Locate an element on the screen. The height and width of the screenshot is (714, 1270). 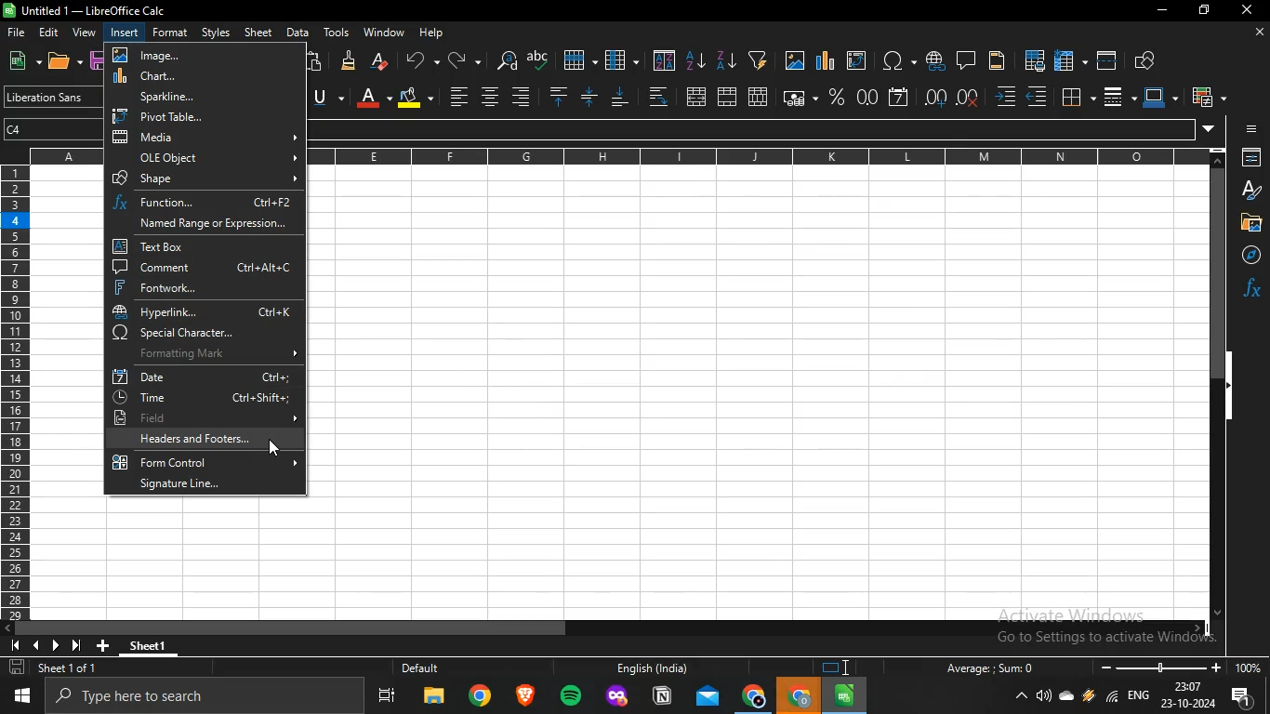
view is located at coordinates (84, 33).